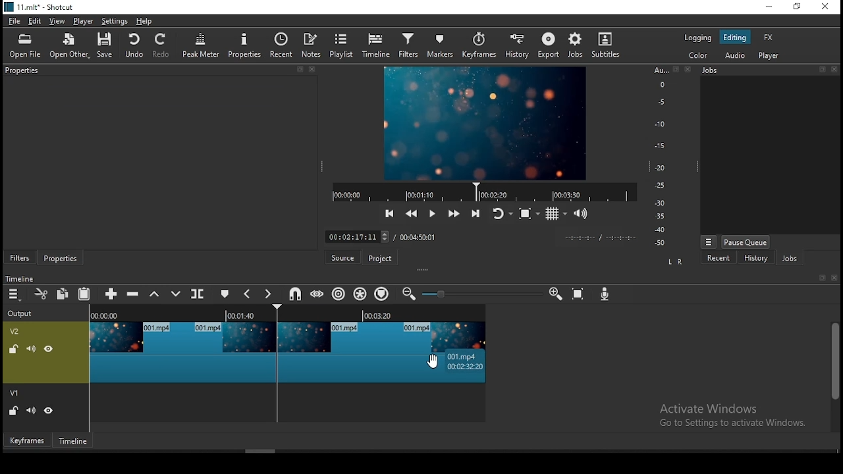  What do you see at coordinates (74, 440) in the screenshot?
I see `timeline` at bounding box center [74, 440].